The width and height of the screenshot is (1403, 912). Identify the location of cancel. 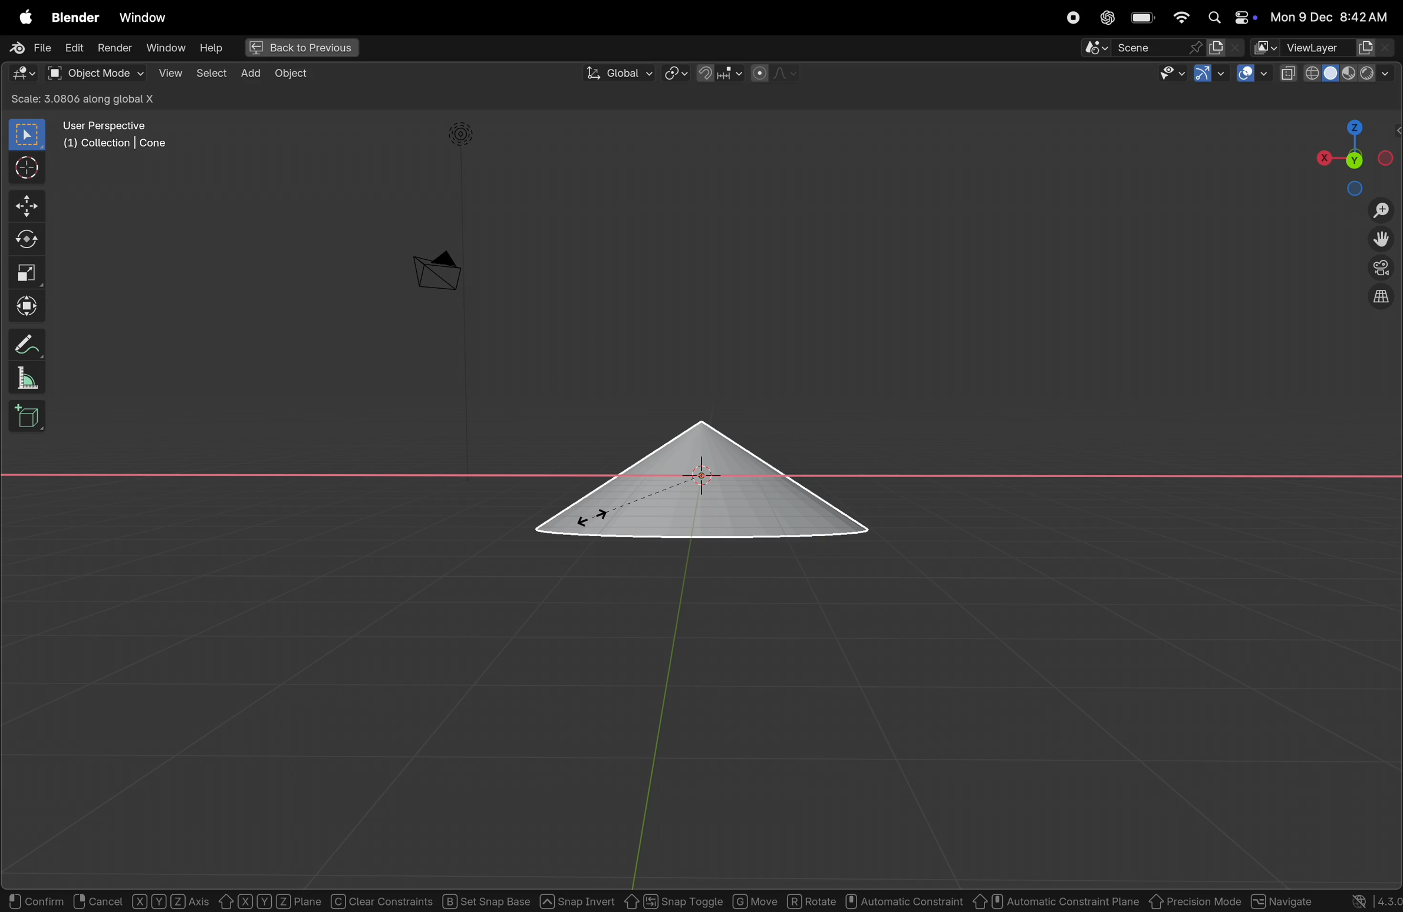
(97, 900).